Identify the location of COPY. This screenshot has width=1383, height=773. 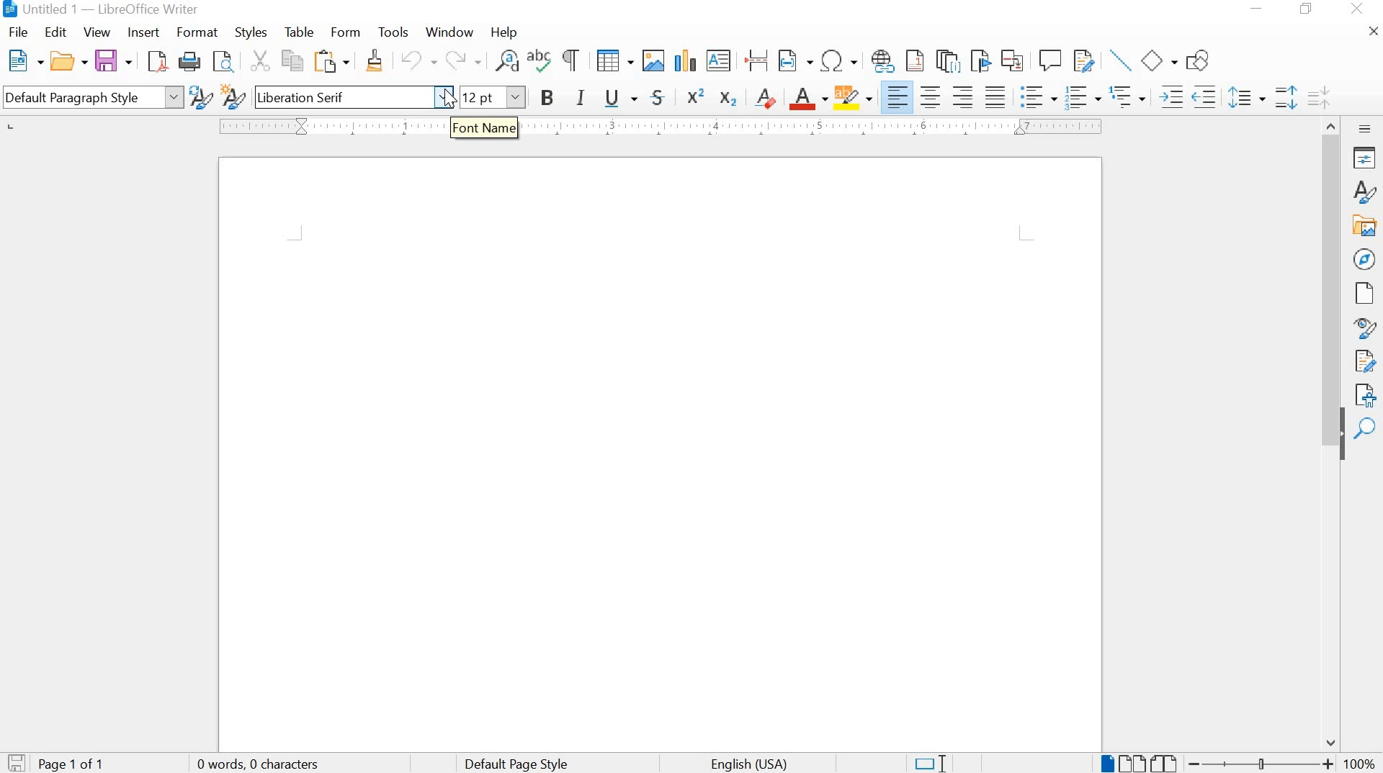
(293, 60).